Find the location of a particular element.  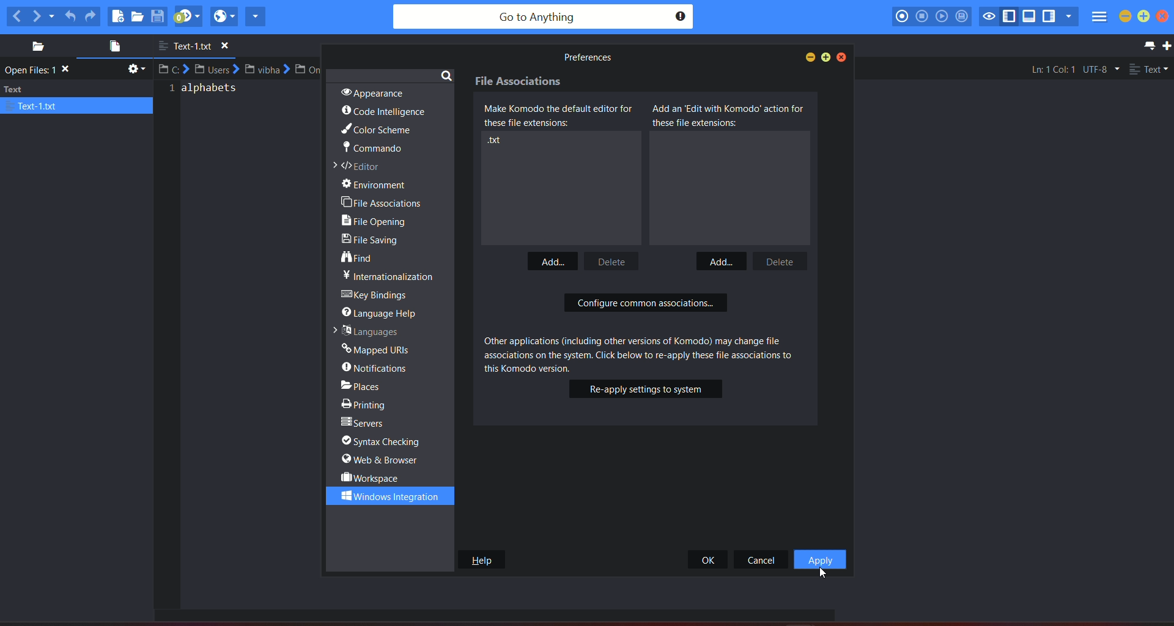

languages is located at coordinates (364, 330).